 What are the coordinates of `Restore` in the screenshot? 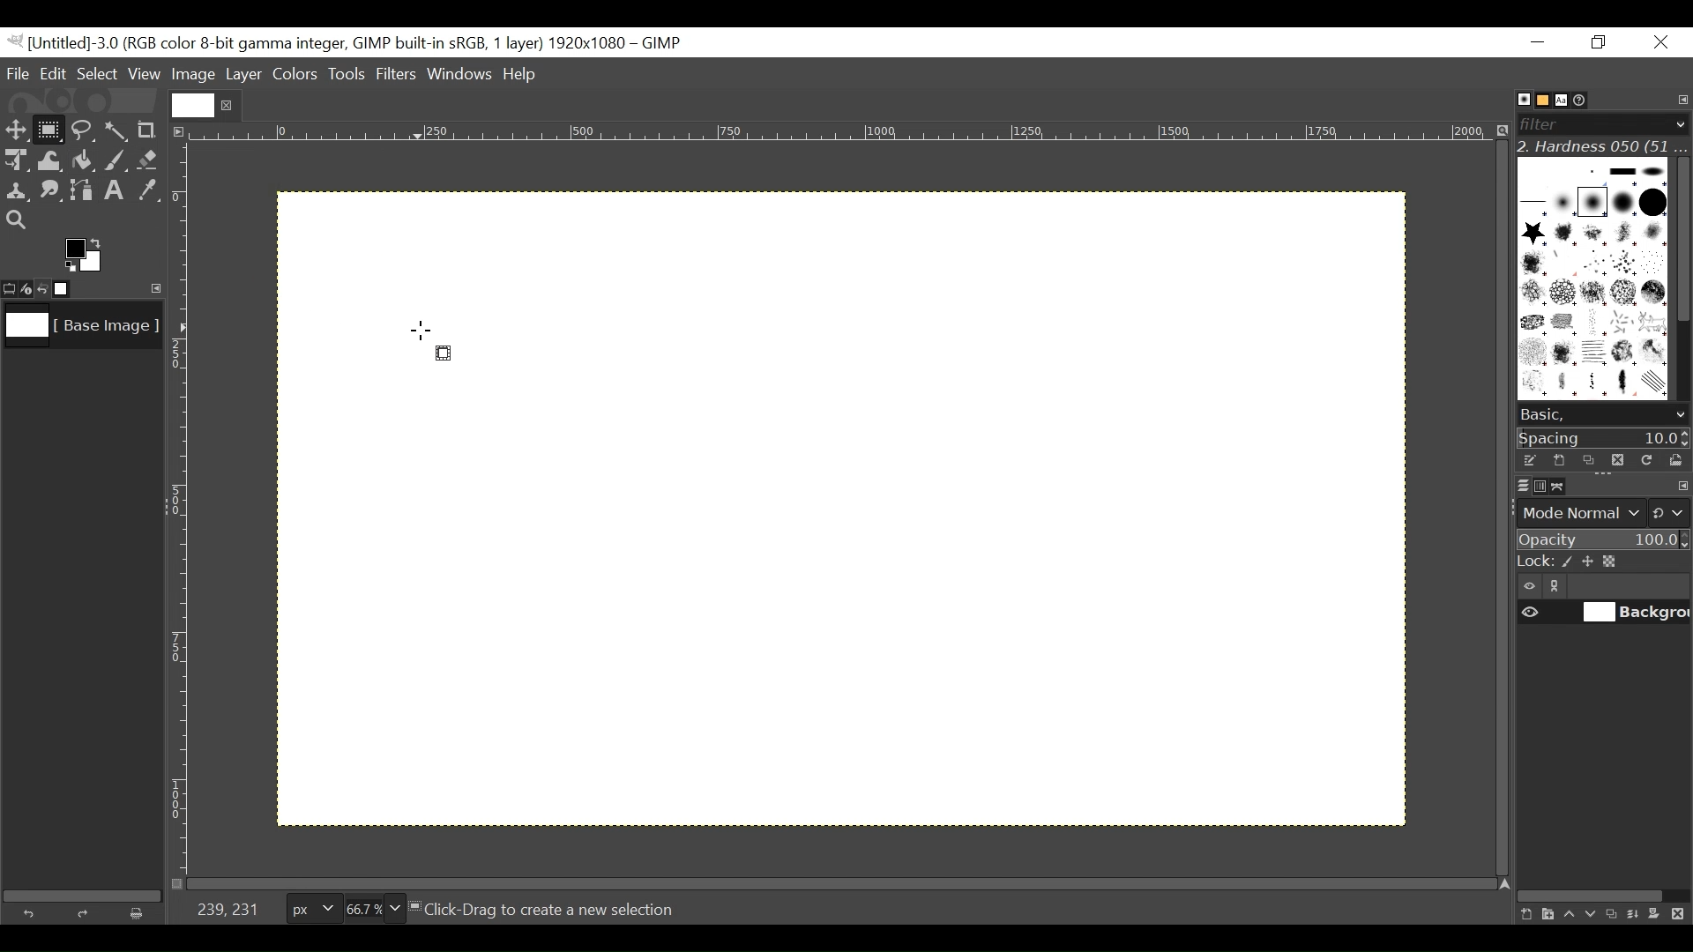 It's located at (1602, 43).